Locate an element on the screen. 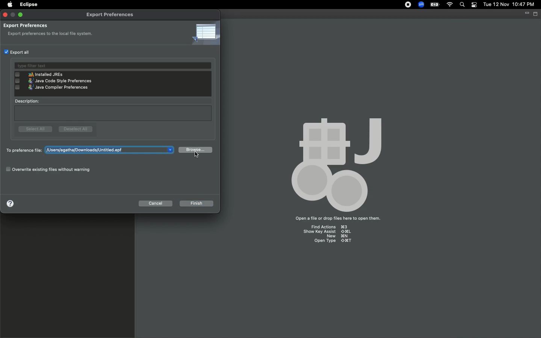 This screenshot has height=338, width=541. Maximize is located at coordinates (536, 14).